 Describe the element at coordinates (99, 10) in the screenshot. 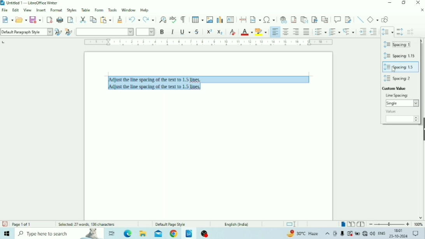

I see `Form` at that location.